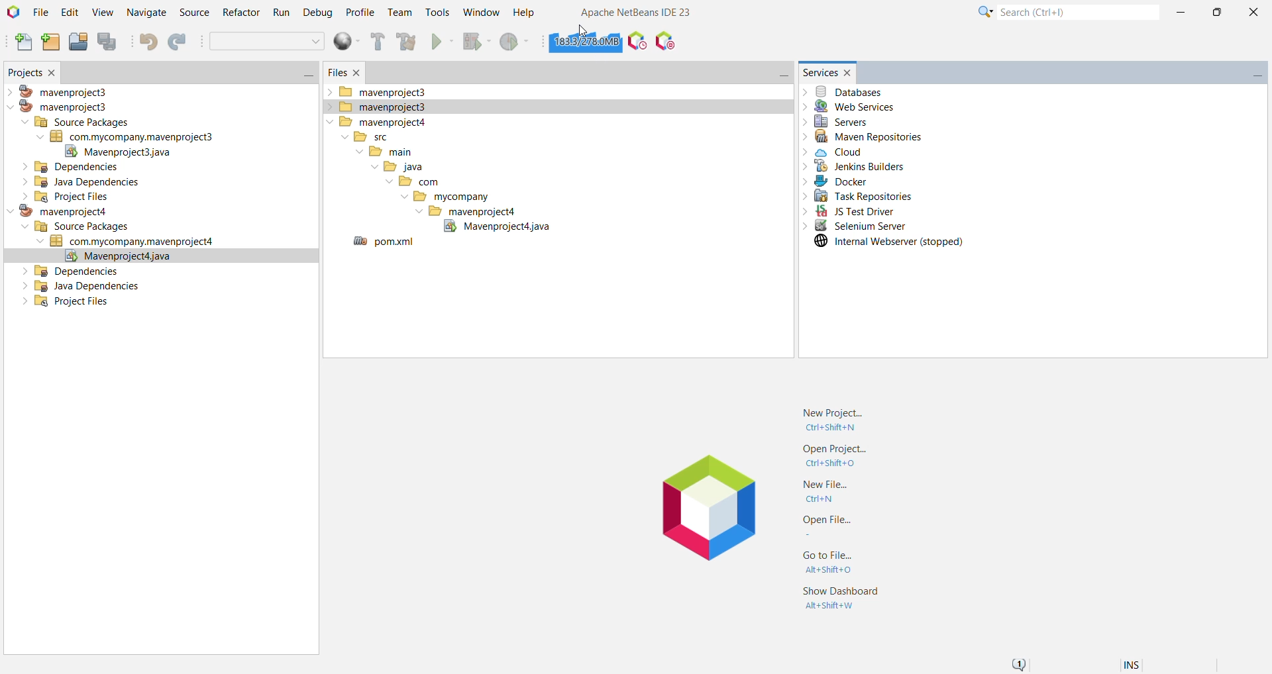 Image resolution: width=1272 pixels, height=674 pixels. What do you see at coordinates (1148, 663) in the screenshot?
I see `Encoding` at bounding box center [1148, 663].